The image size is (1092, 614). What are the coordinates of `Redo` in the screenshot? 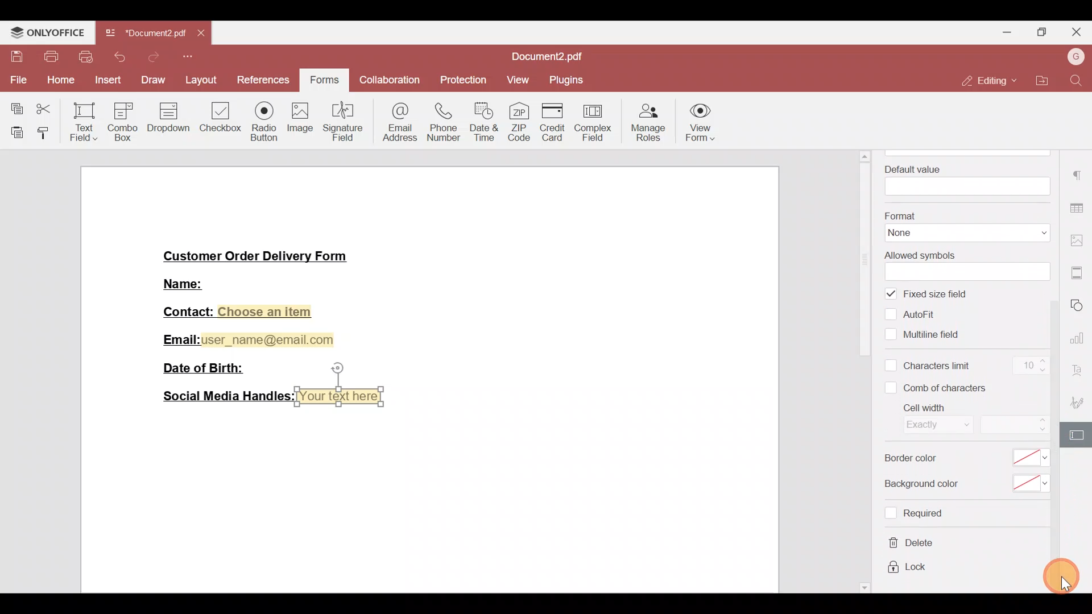 It's located at (152, 57).